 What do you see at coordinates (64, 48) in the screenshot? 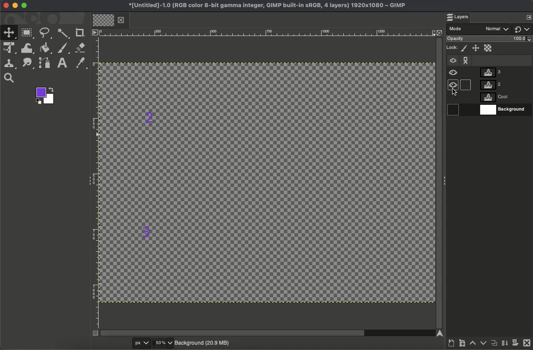
I see `Brush` at bounding box center [64, 48].